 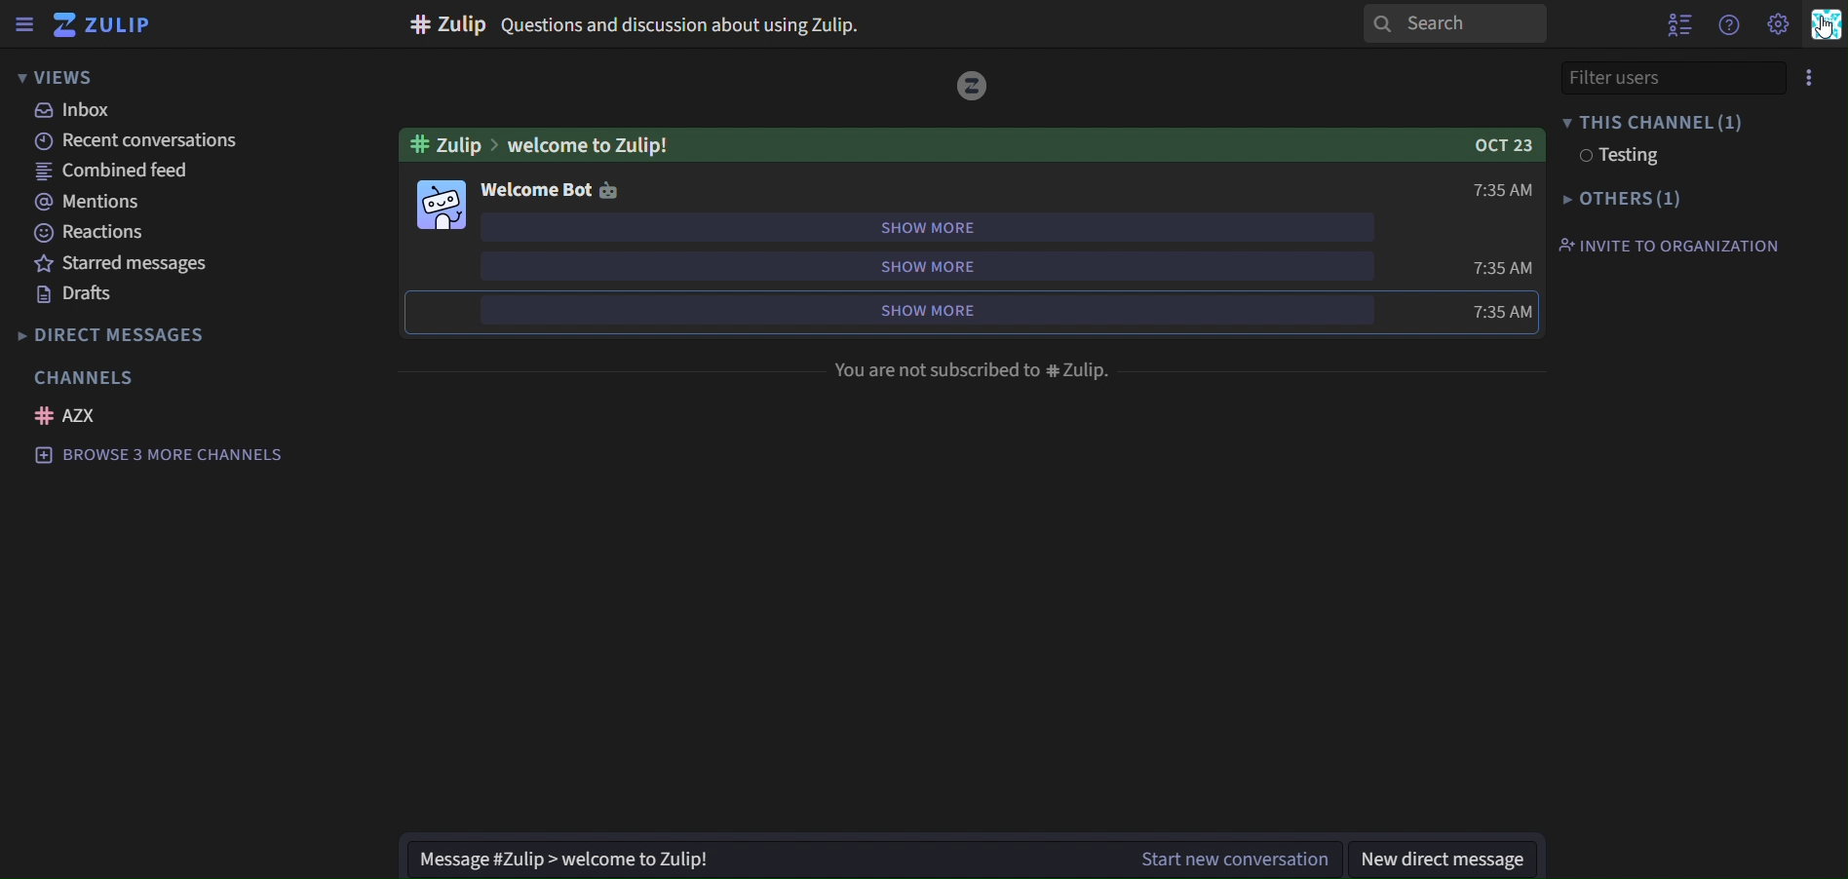 What do you see at coordinates (75, 294) in the screenshot?
I see `drafts` at bounding box center [75, 294].